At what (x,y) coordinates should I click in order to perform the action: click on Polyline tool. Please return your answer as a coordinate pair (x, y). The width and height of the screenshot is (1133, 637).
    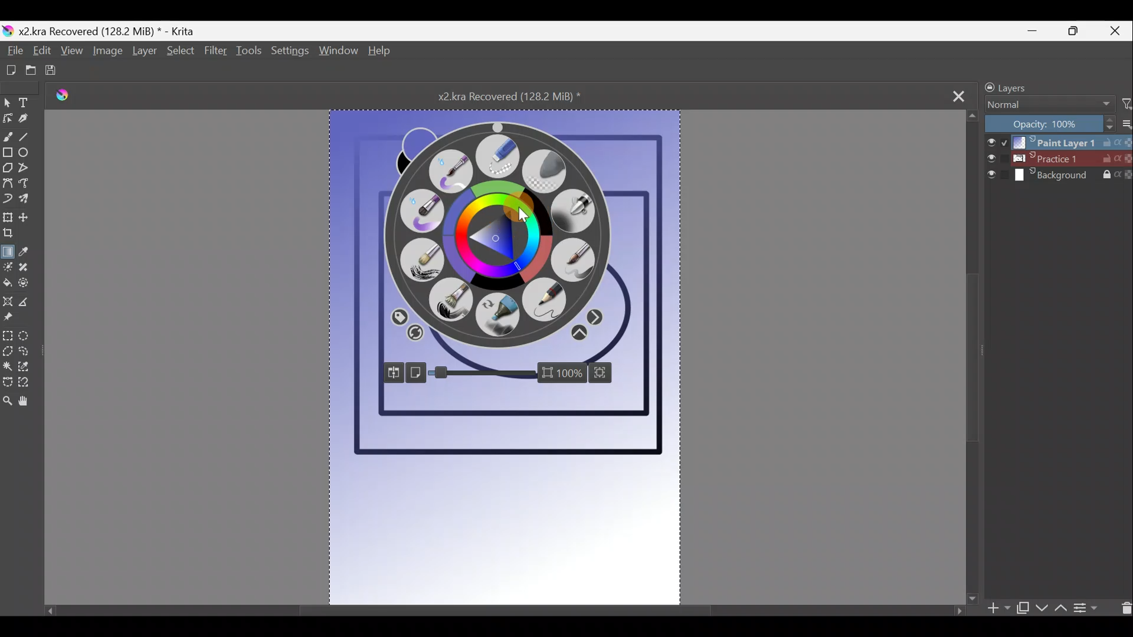
    Looking at the image, I should click on (29, 170).